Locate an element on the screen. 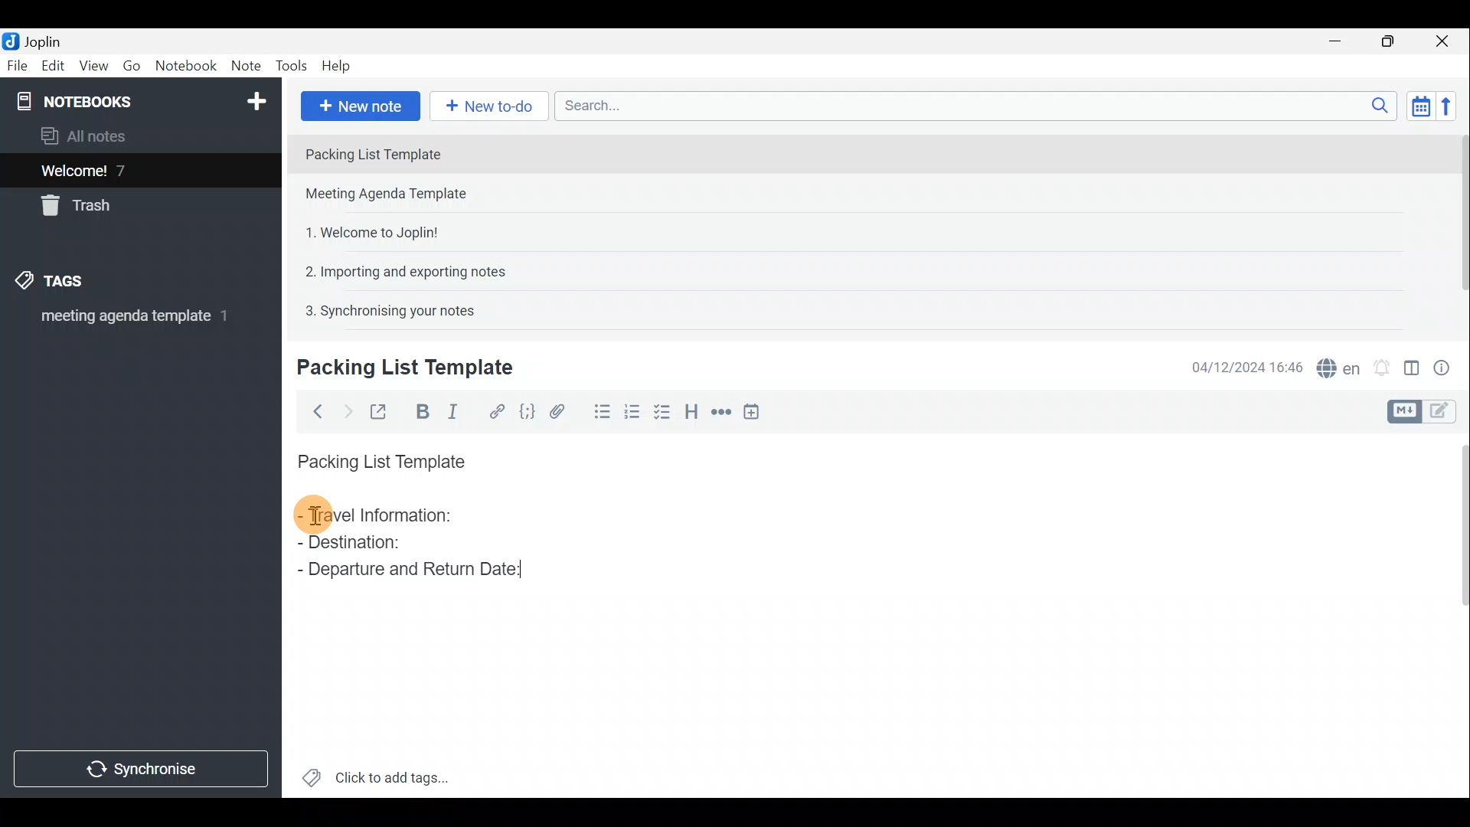 Image resolution: width=1470 pixels, height=827 pixels. Italic is located at coordinates (459, 411).